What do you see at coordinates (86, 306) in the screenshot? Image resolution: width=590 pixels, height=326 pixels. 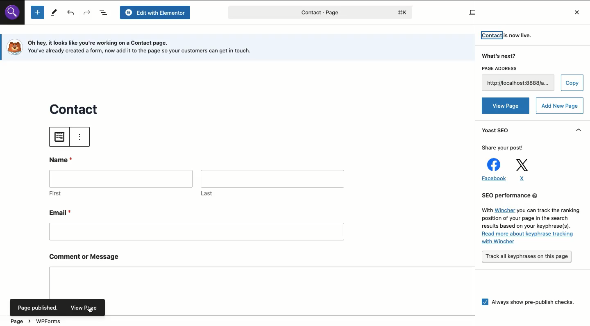 I see `Click view page` at bounding box center [86, 306].